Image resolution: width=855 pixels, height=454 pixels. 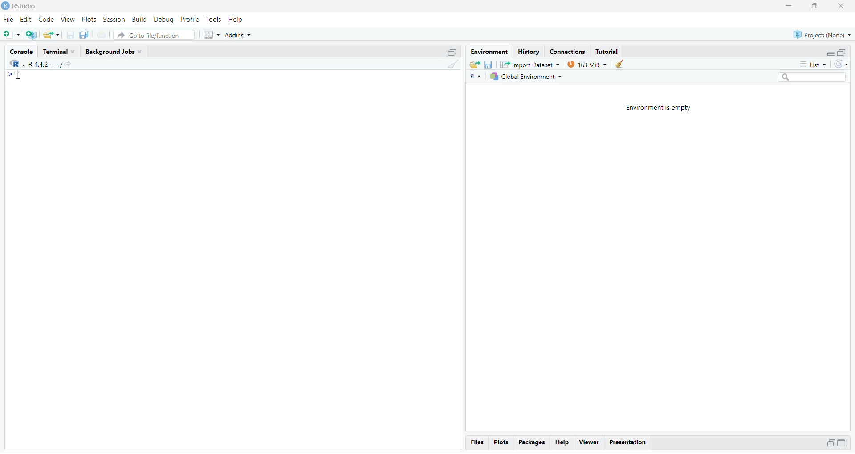 What do you see at coordinates (27, 5) in the screenshot?
I see `RStudio` at bounding box center [27, 5].